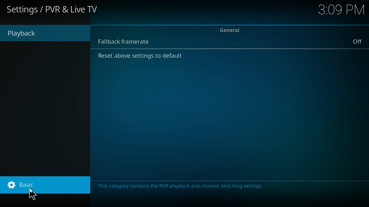  I want to click on cursor, so click(33, 194).